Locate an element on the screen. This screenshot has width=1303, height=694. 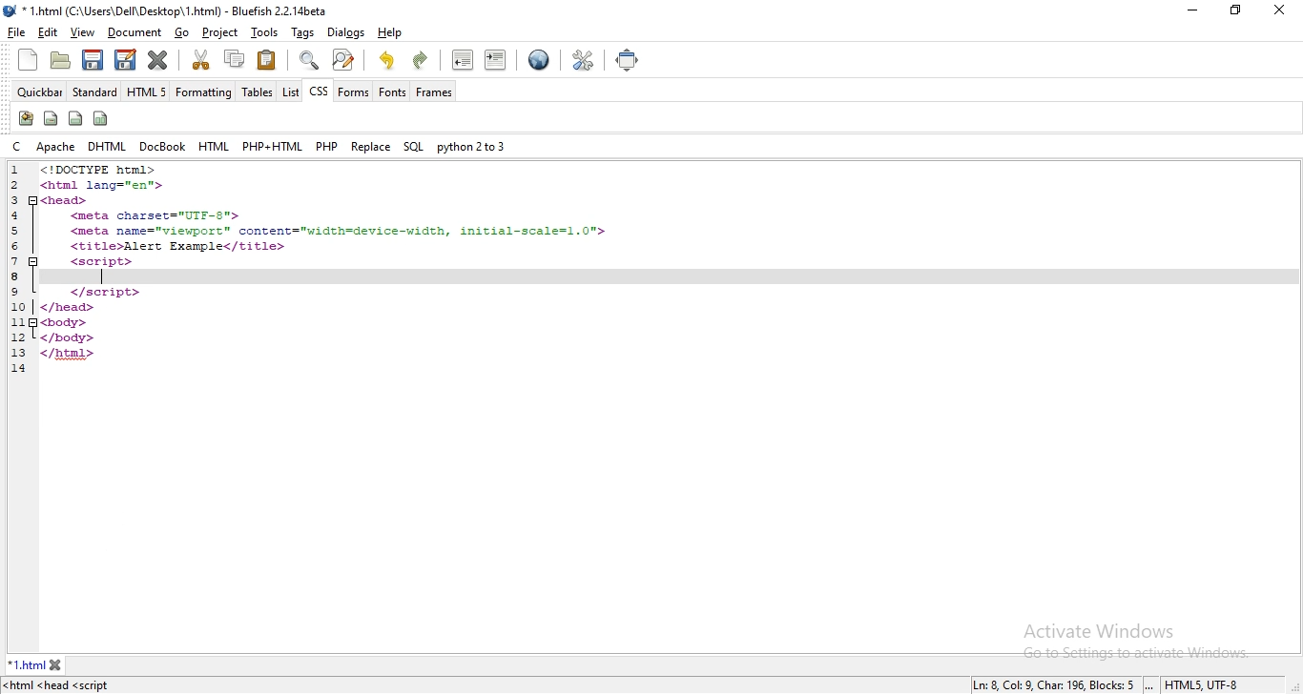
<title>Alert Example</title> is located at coordinates (177, 246).